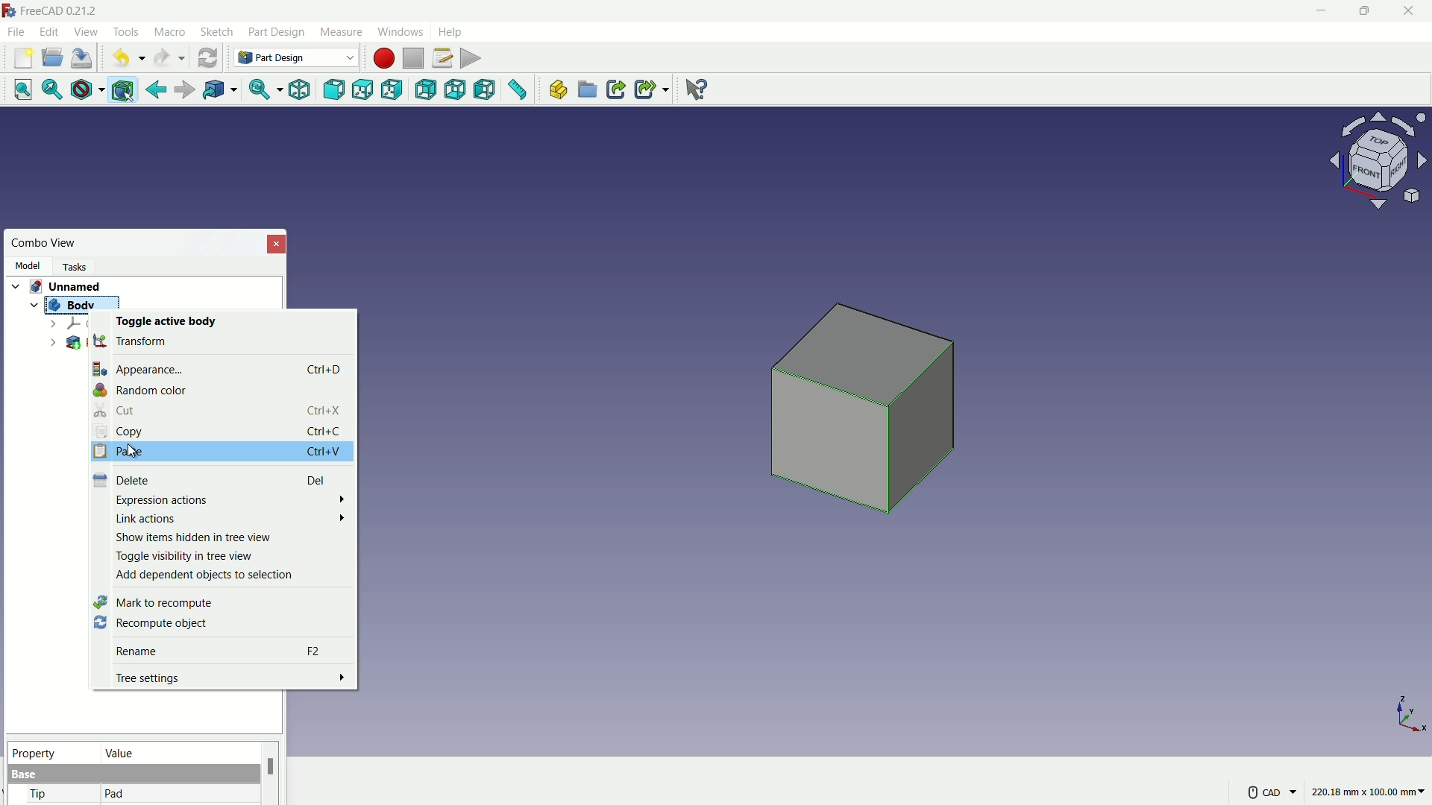 This screenshot has width=1432, height=805. I want to click on start macros, so click(383, 58).